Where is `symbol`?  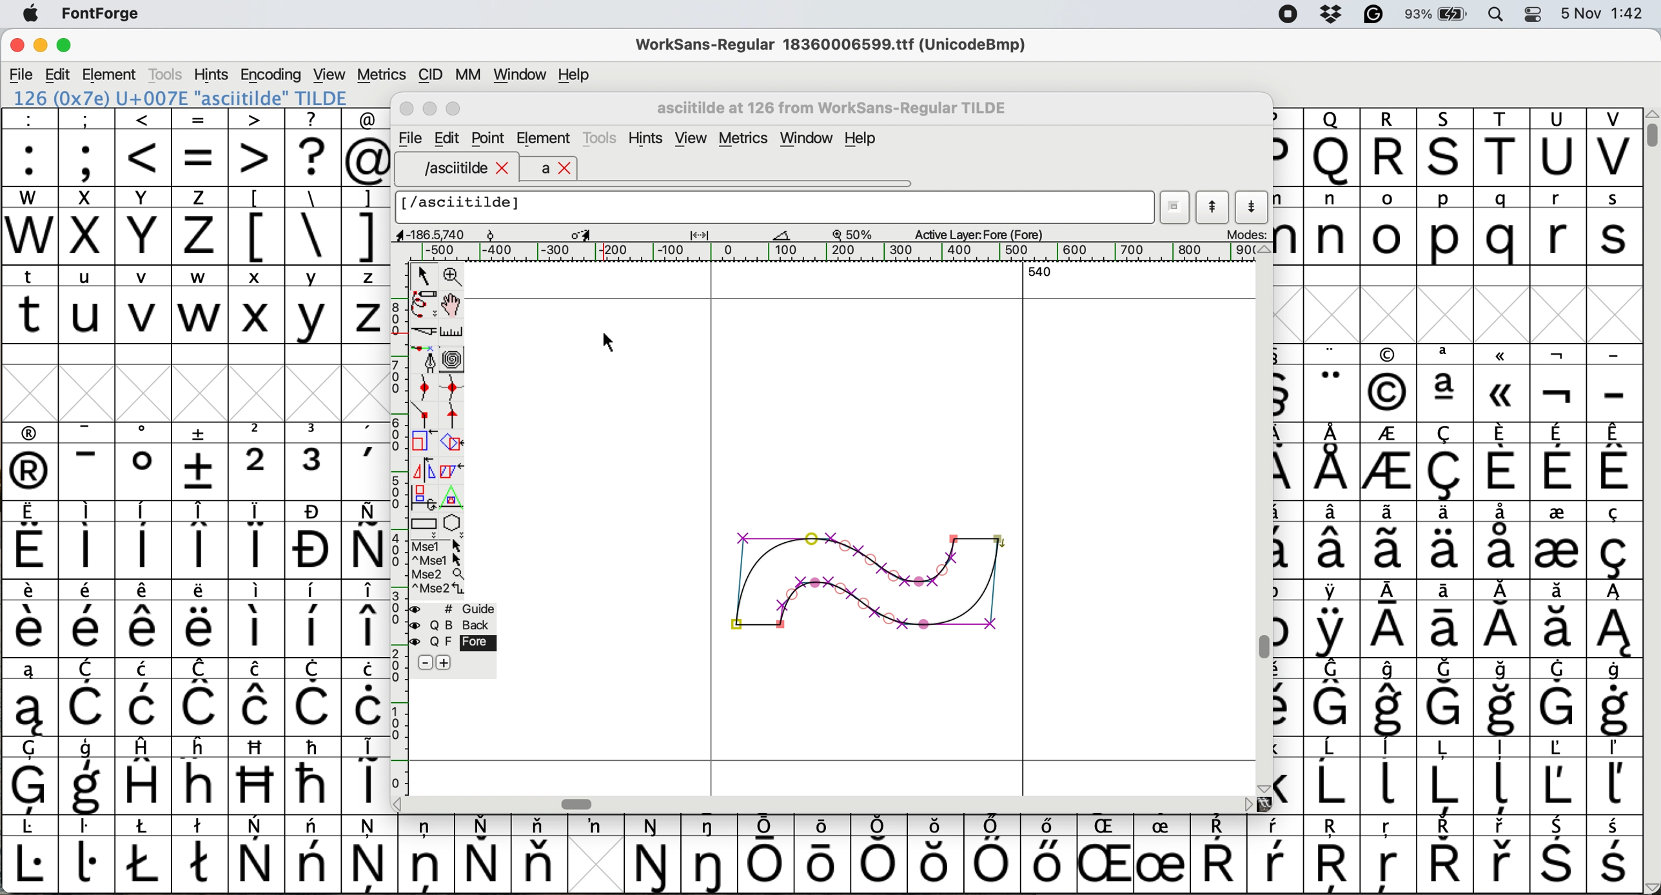
symbol is located at coordinates (1616, 856).